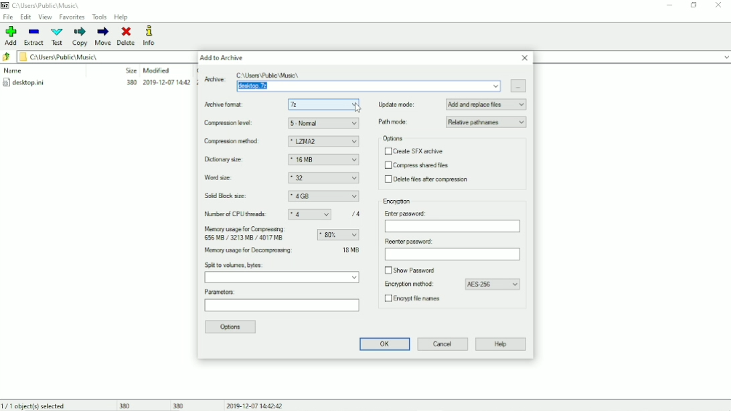 The width and height of the screenshot is (731, 411). Describe the element at coordinates (410, 269) in the screenshot. I see `Show password` at that location.